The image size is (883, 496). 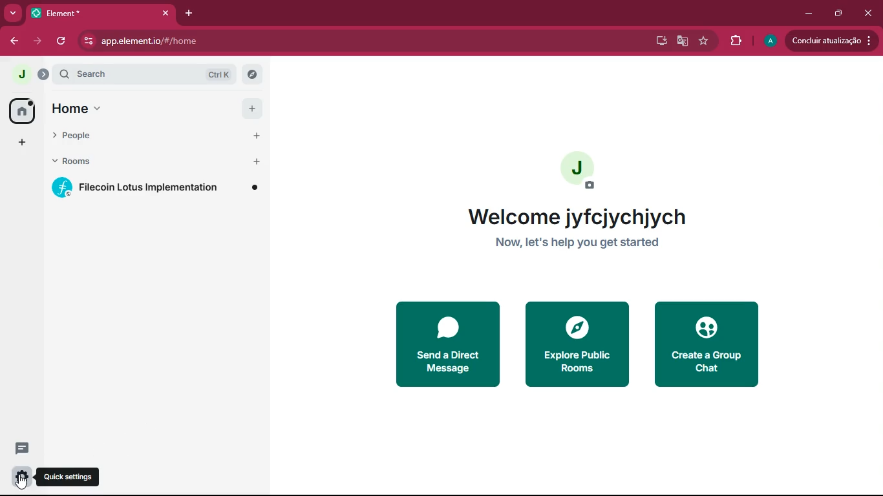 What do you see at coordinates (79, 107) in the screenshot?
I see `home` at bounding box center [79, 107].